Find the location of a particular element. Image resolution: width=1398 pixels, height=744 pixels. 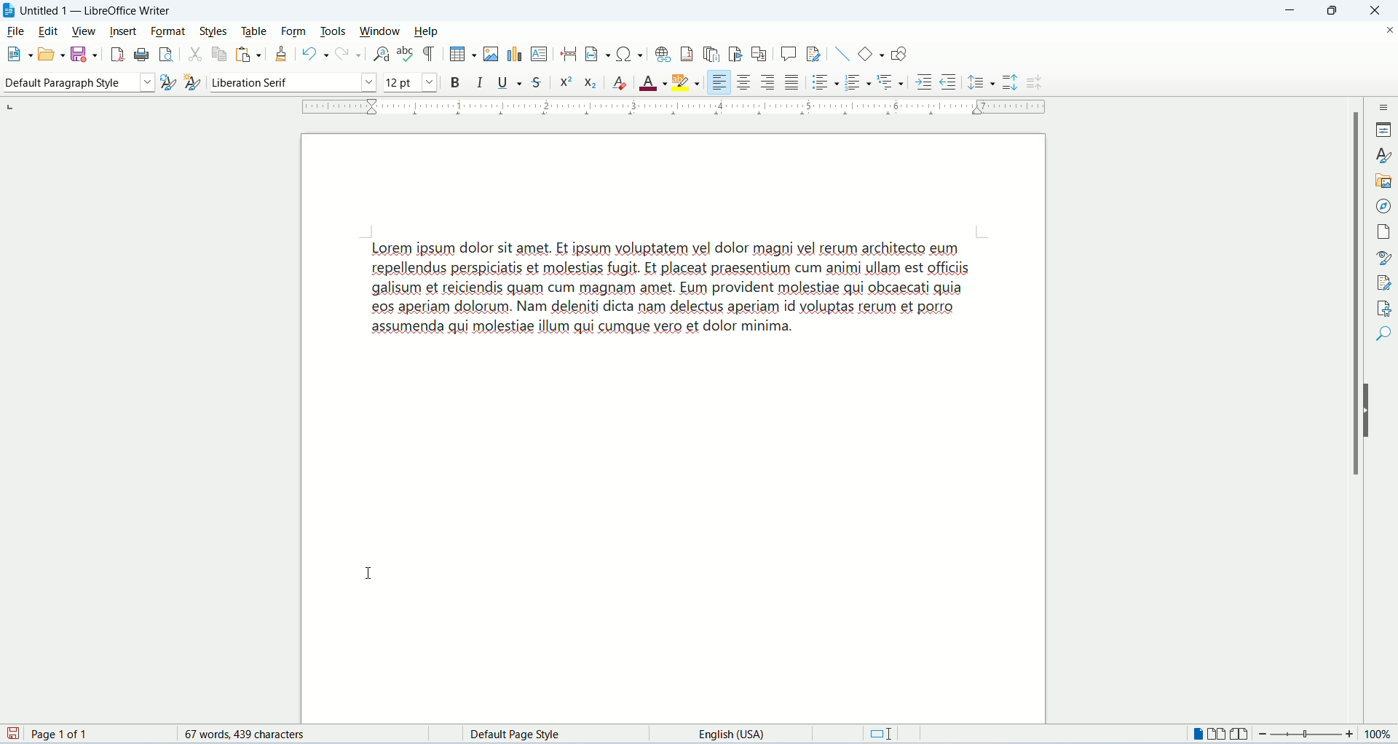

multiple page view is located at coordinates (1216, 735).